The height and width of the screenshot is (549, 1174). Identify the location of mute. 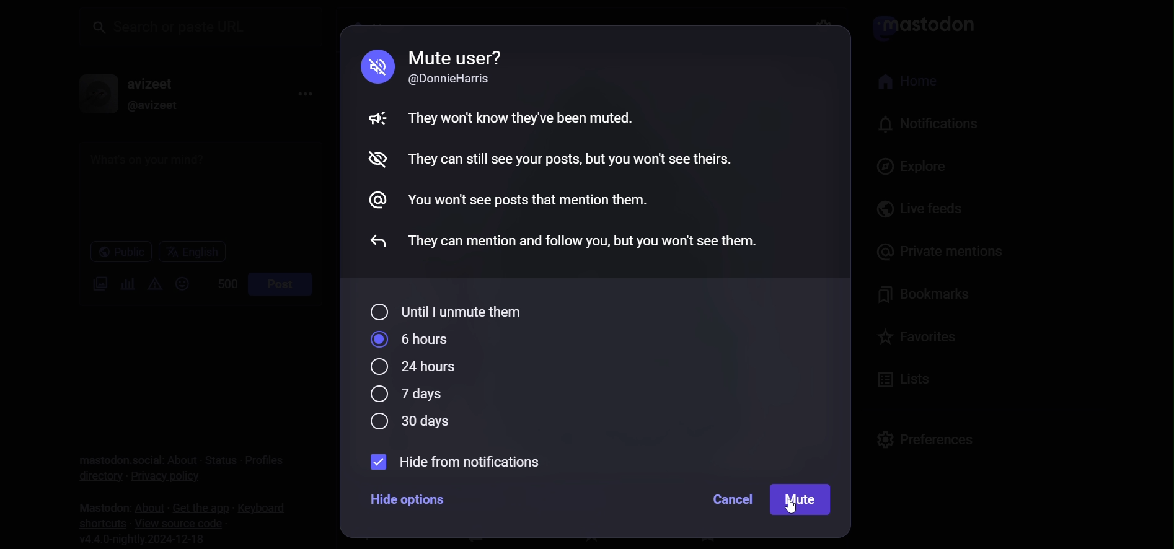
(373, 120).